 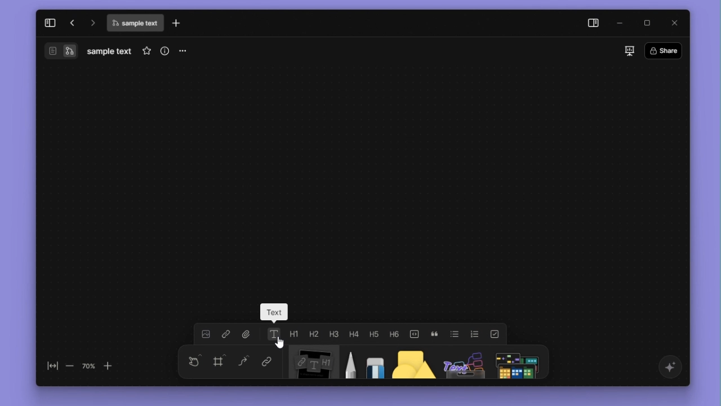 What do you see at coordinates (144, 51) in the screenshot?
I see `favourites` at bounding box center [144, 51].